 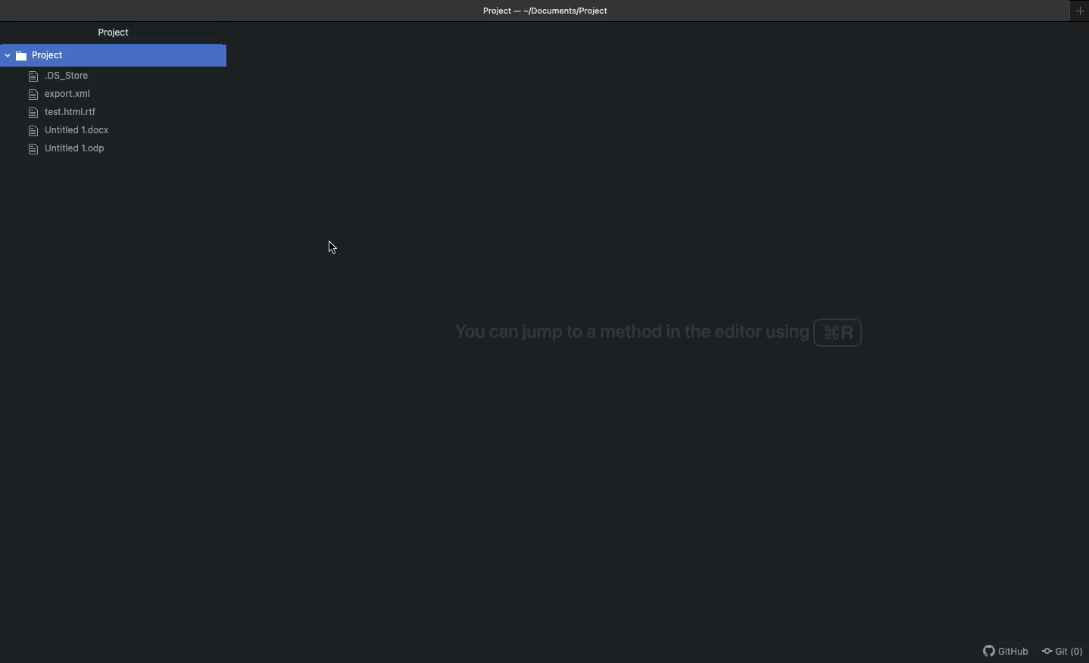 What do you see at coordinates (342, 251) in the screenshot?
I see `cursor` at bounding box center [342, 251].